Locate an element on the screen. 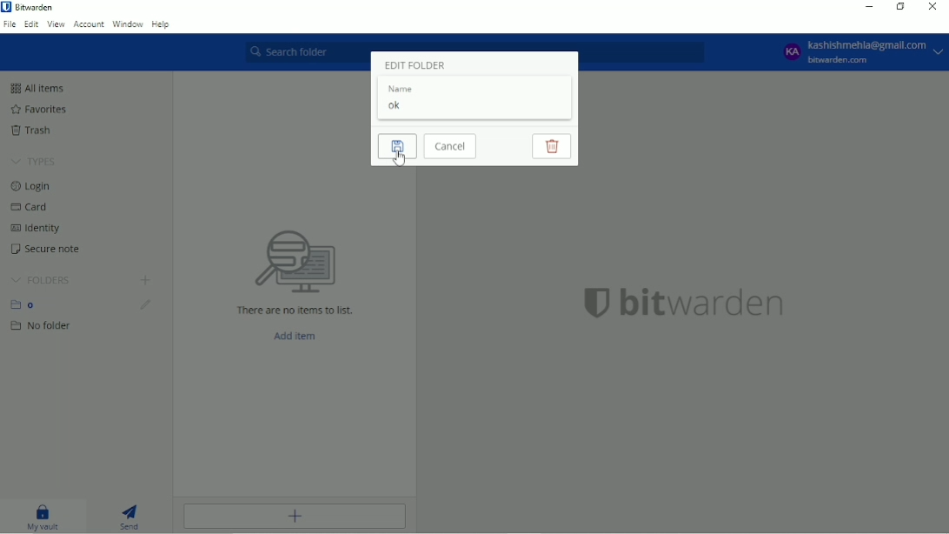  search for file vector is located at coordinates (294, 261).